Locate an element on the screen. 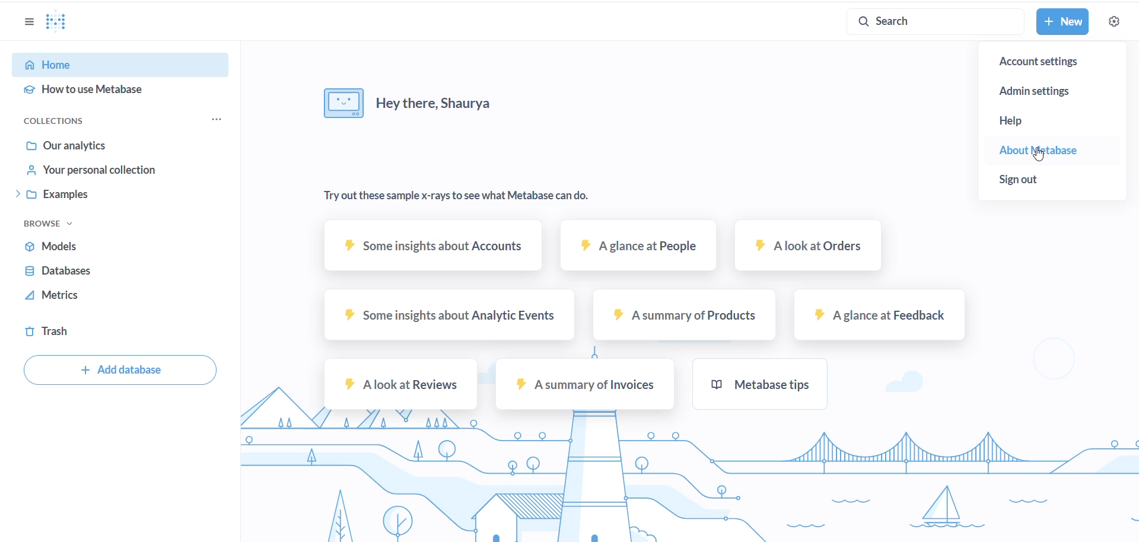  A look at Orders sample is located at coordinates (807, 247).